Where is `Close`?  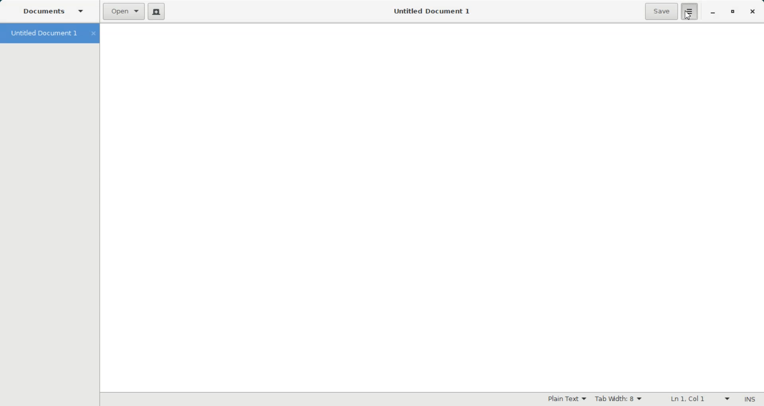 Close is located at coordinates (752, 12).